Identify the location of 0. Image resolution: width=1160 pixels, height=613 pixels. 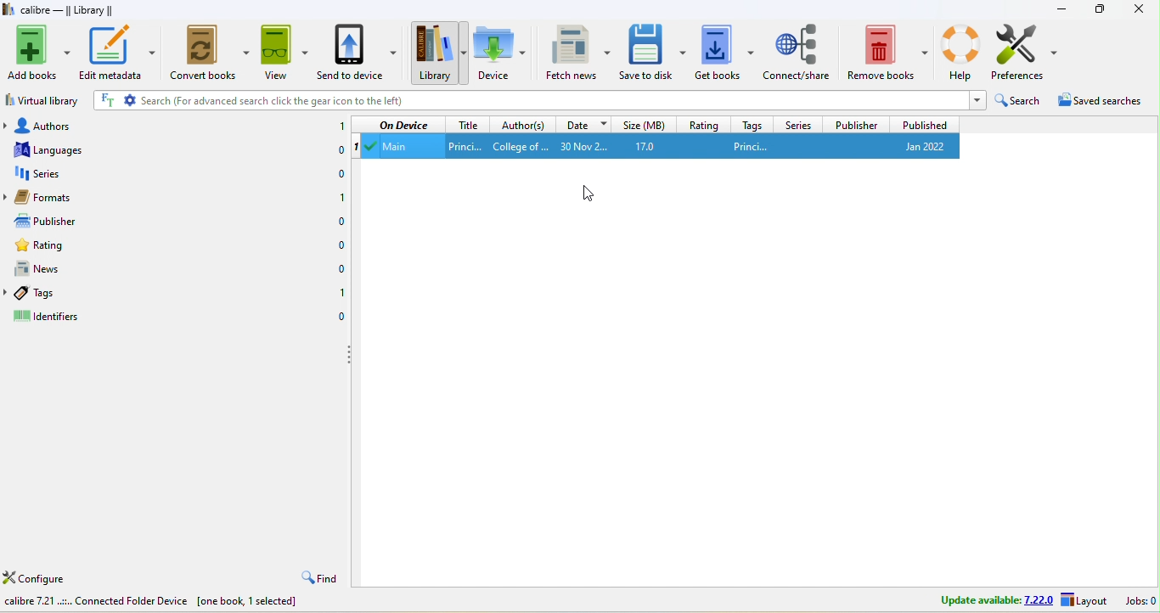
(339, 269).